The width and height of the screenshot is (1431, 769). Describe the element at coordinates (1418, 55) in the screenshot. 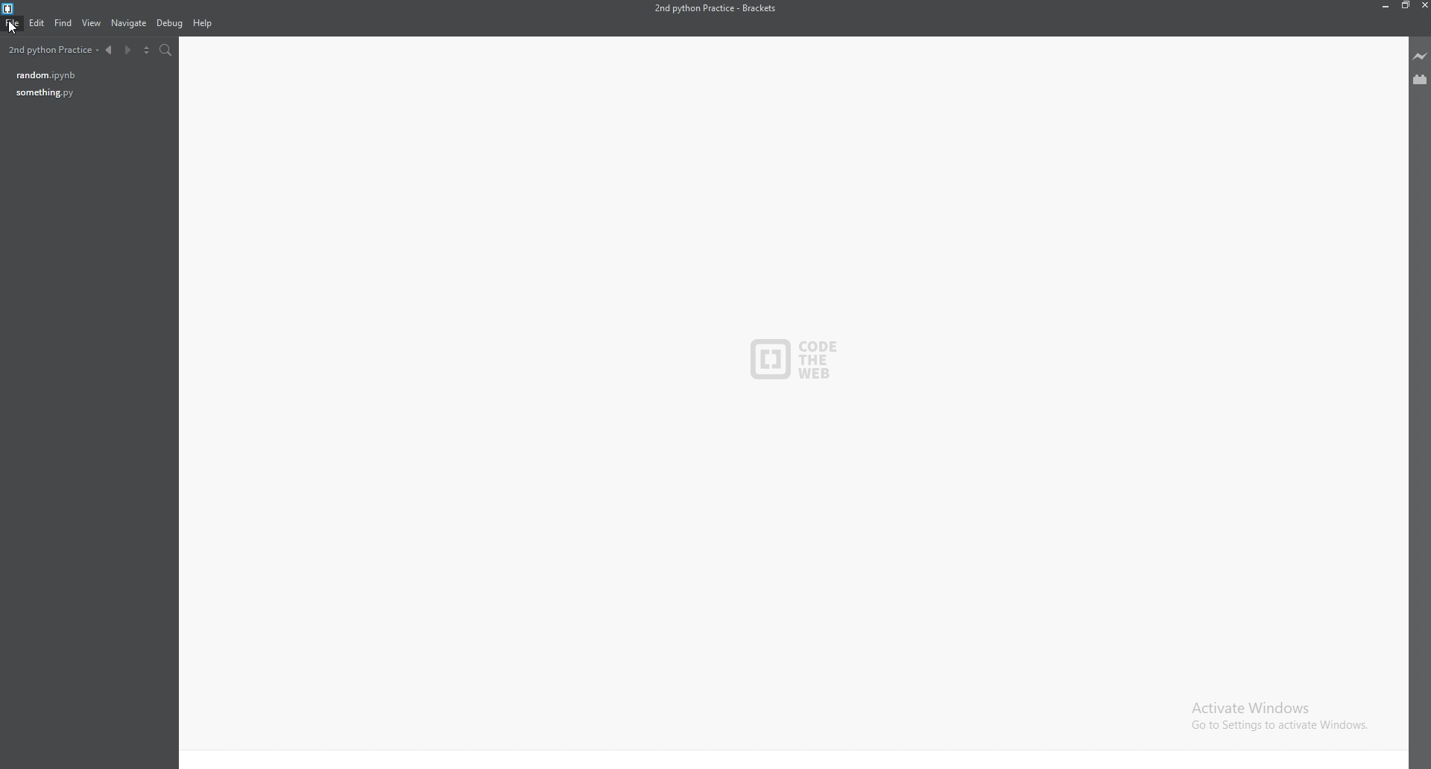

I see `live preview` at that location.